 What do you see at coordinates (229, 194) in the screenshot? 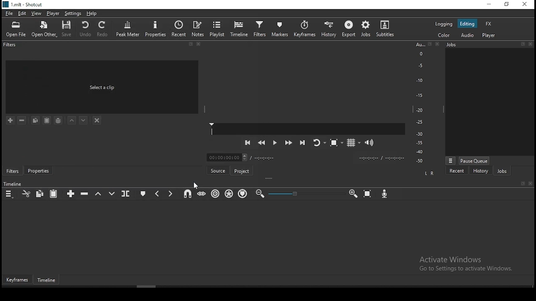
I see `ripple all tracks` at bounding box center [229, 194].